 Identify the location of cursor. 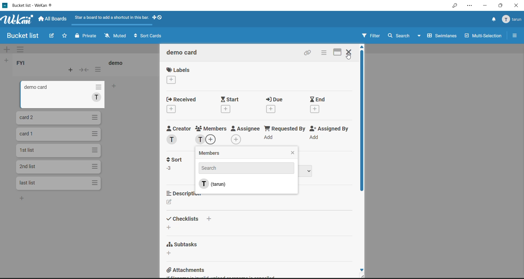
(349, 58).